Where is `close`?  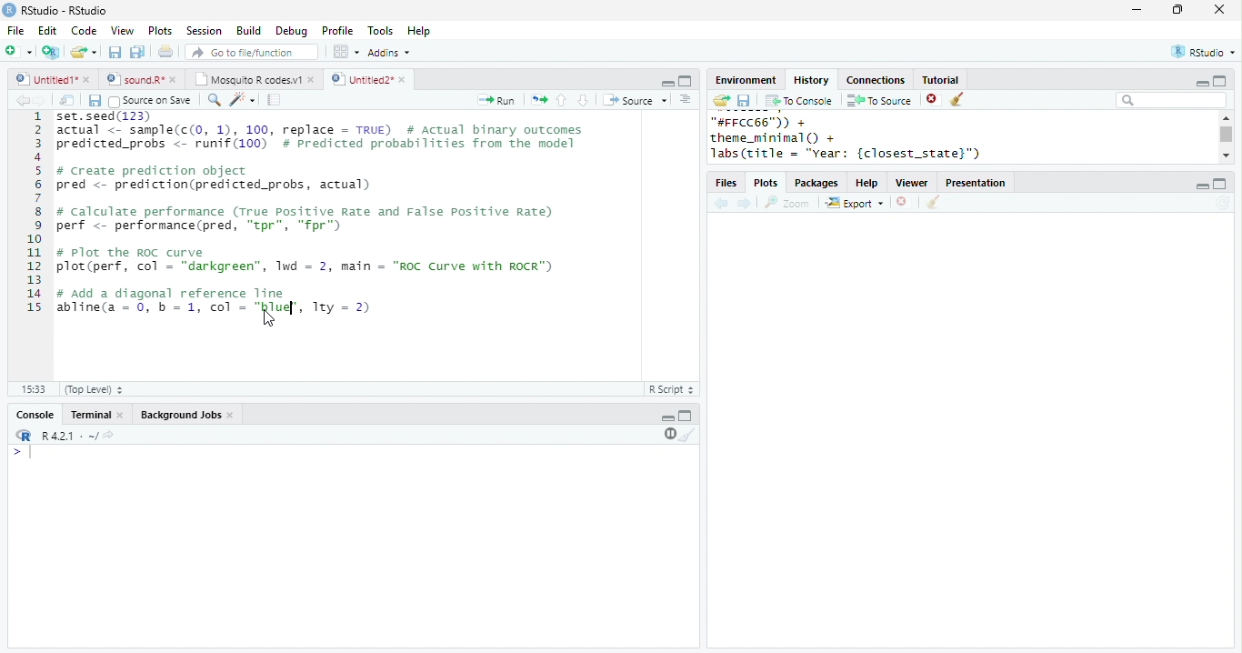
close is located at coordinates (176, 79).